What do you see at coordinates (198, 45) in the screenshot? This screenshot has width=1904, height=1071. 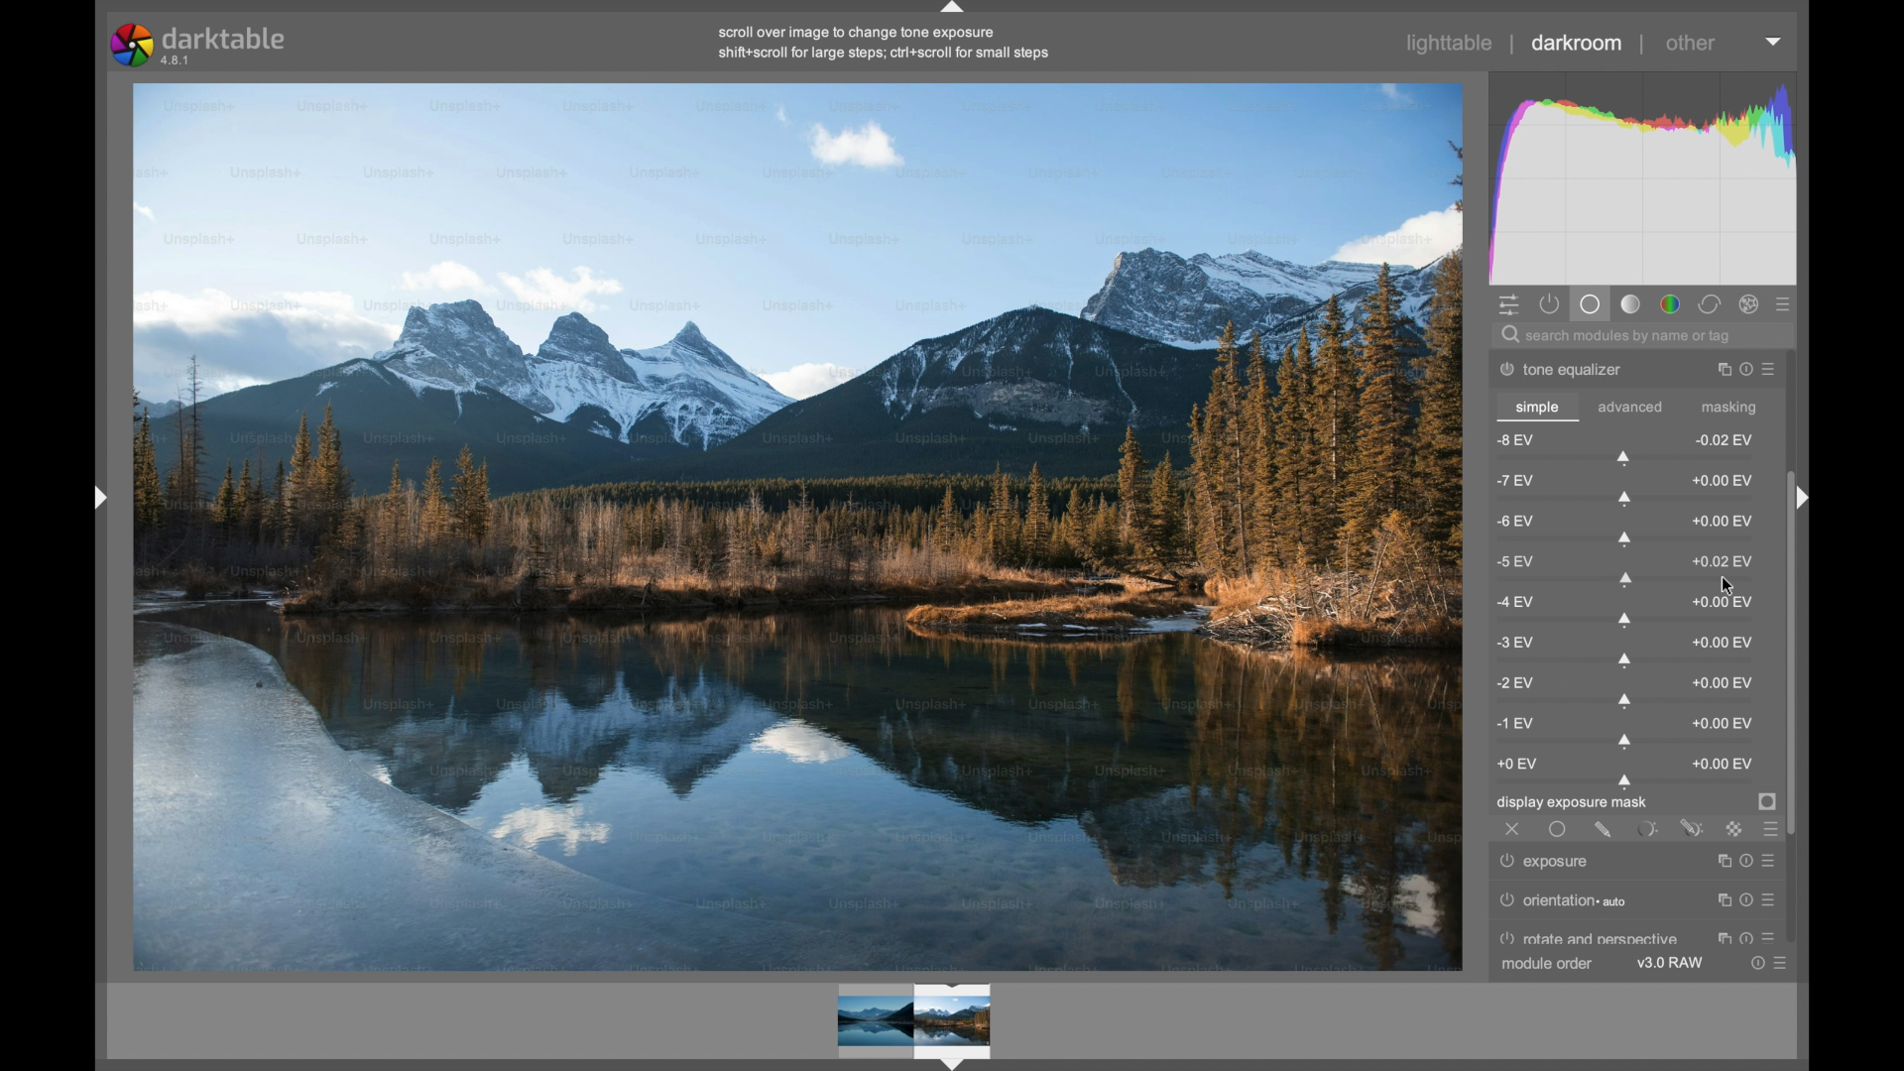 I see `darktable 4.8.1` at bounding box center [198, 45].